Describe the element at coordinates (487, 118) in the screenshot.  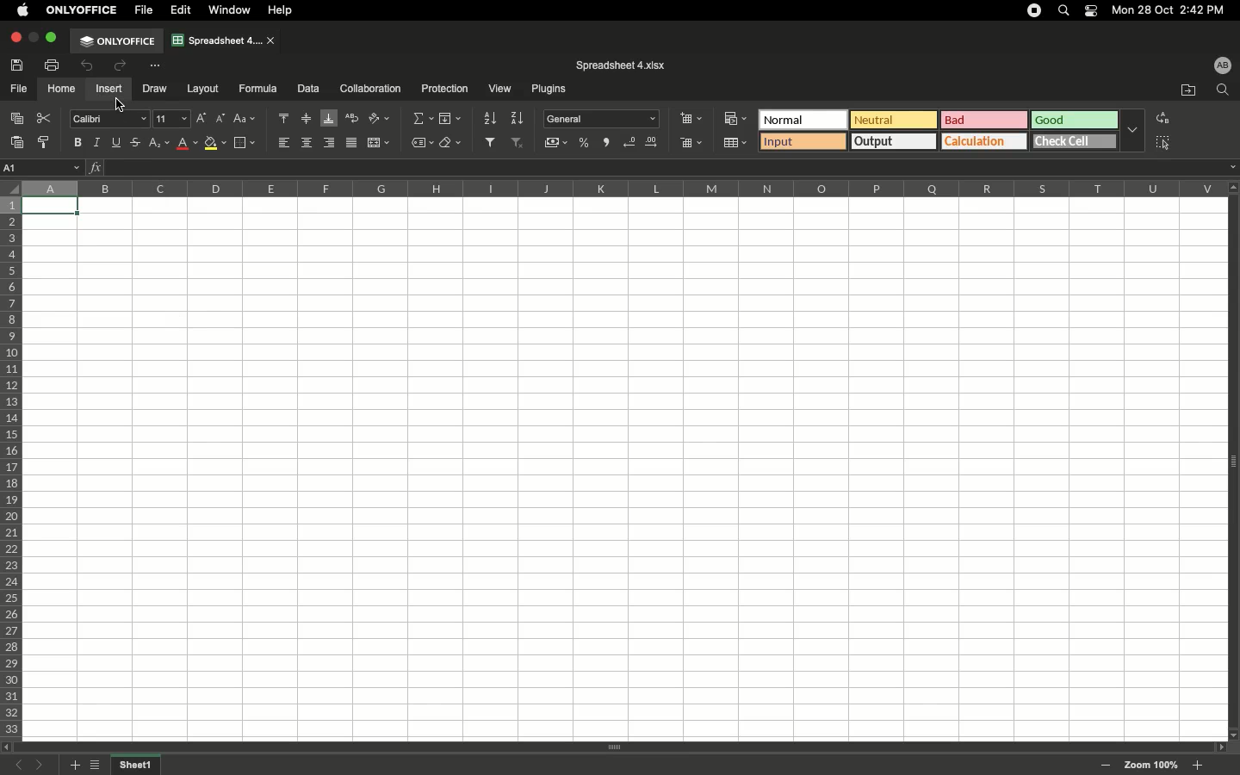
I see `Sort ascending` at that location.